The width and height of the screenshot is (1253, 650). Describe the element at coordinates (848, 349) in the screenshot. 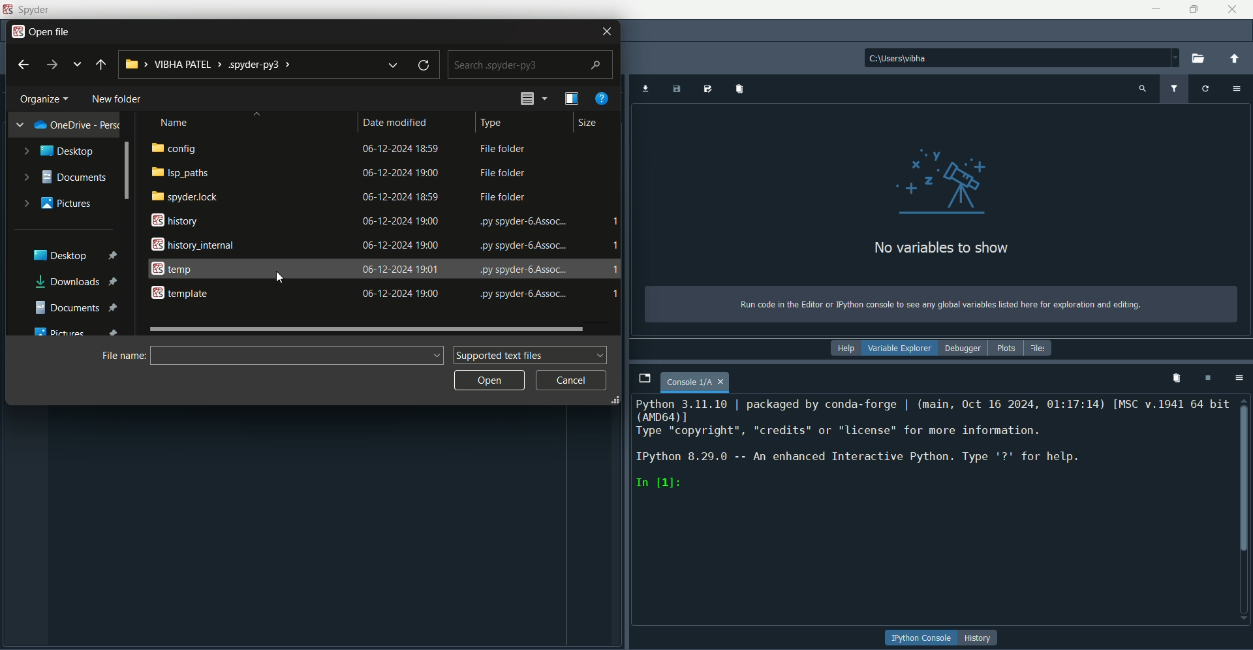

I see `help` at that location.